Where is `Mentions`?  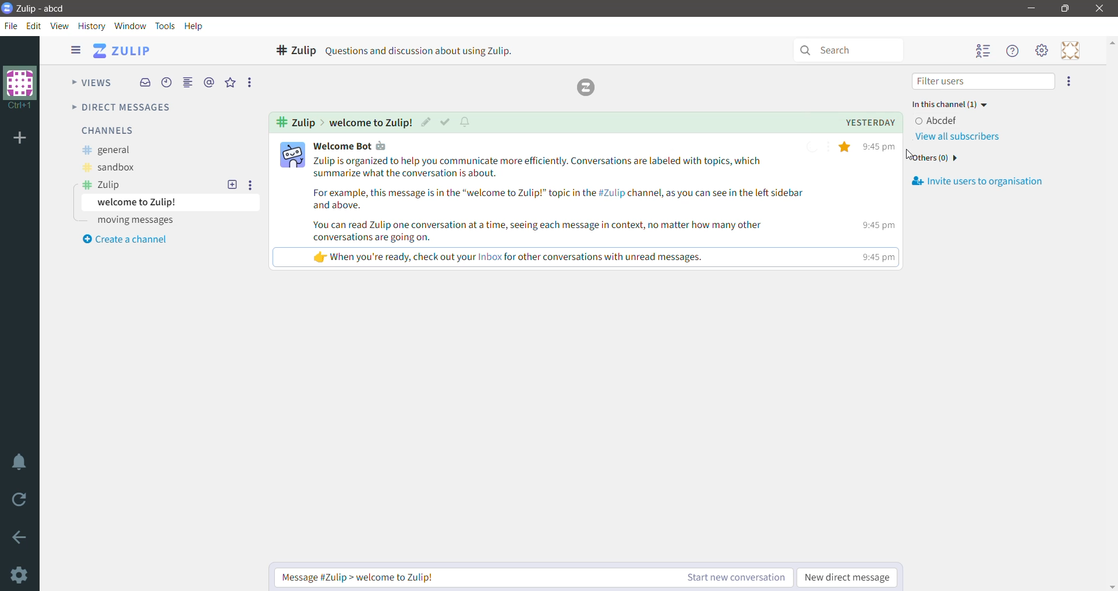
Mentions is located at coordinates (211, 83).